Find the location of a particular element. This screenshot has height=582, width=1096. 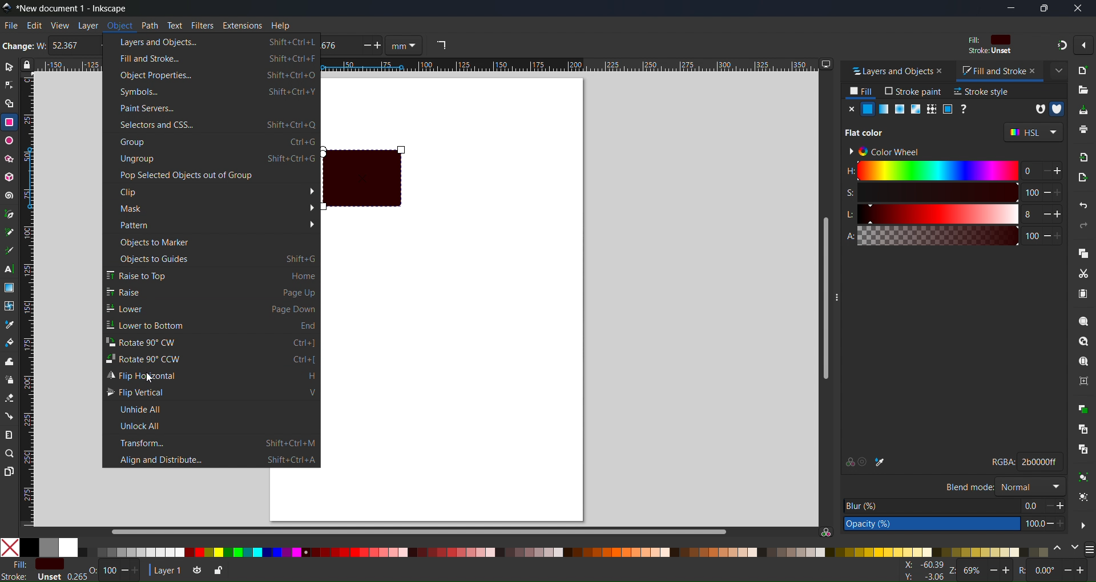

Z is located at coordinates (952, 572).